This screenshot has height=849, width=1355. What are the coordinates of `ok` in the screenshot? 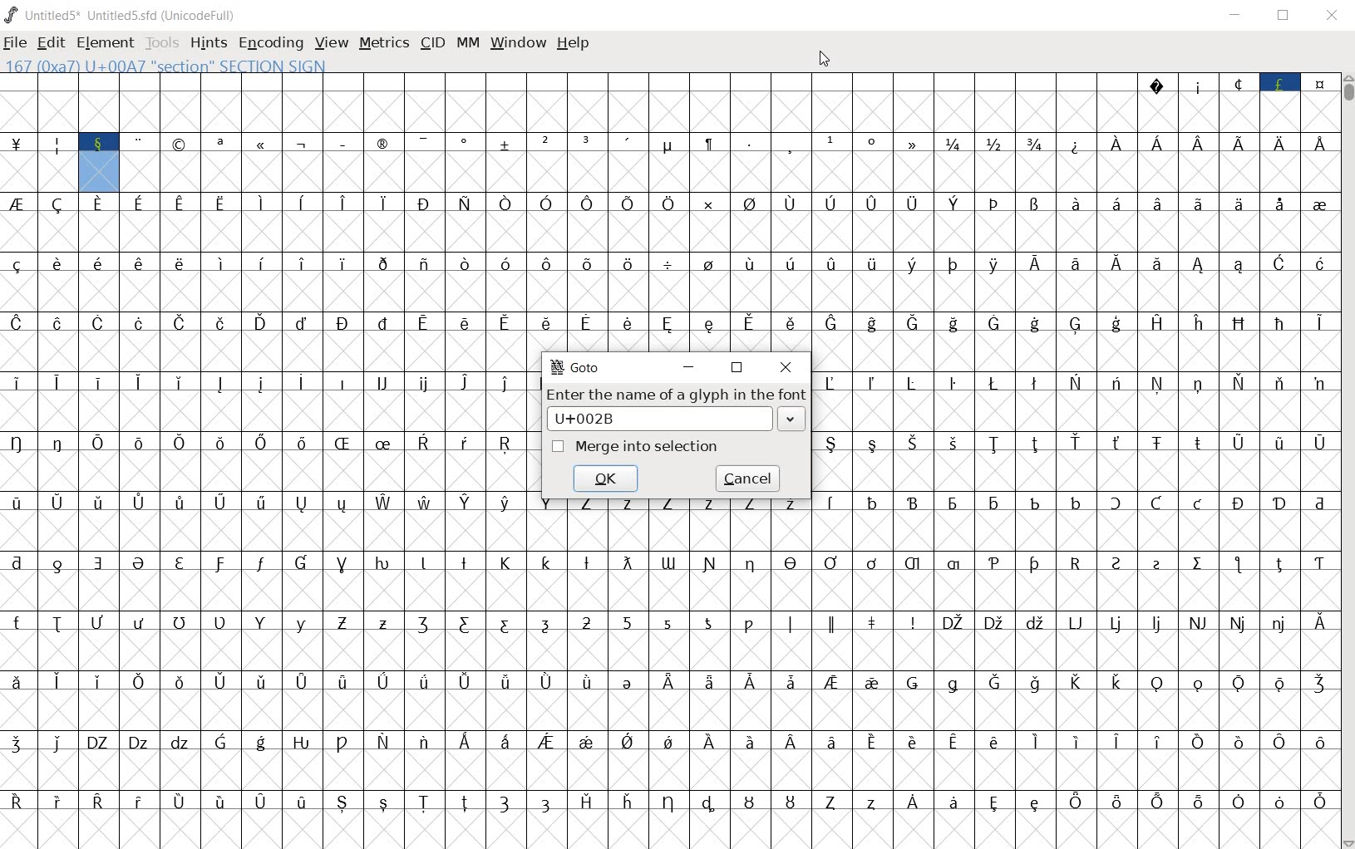 It's located at (604, 478).